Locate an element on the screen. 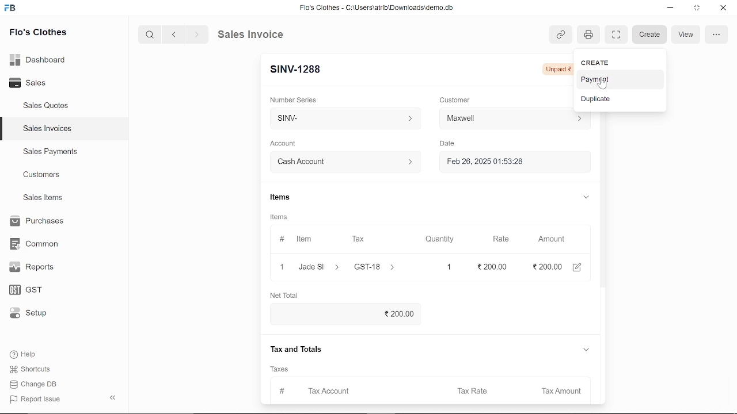 This screenshot has height=414, width=737. previous is located at coordinates (174, 34).